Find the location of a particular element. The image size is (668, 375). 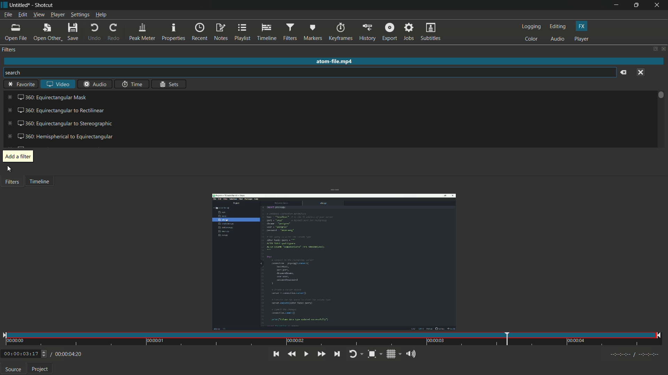

Filters is located at coordinates (14, 184).